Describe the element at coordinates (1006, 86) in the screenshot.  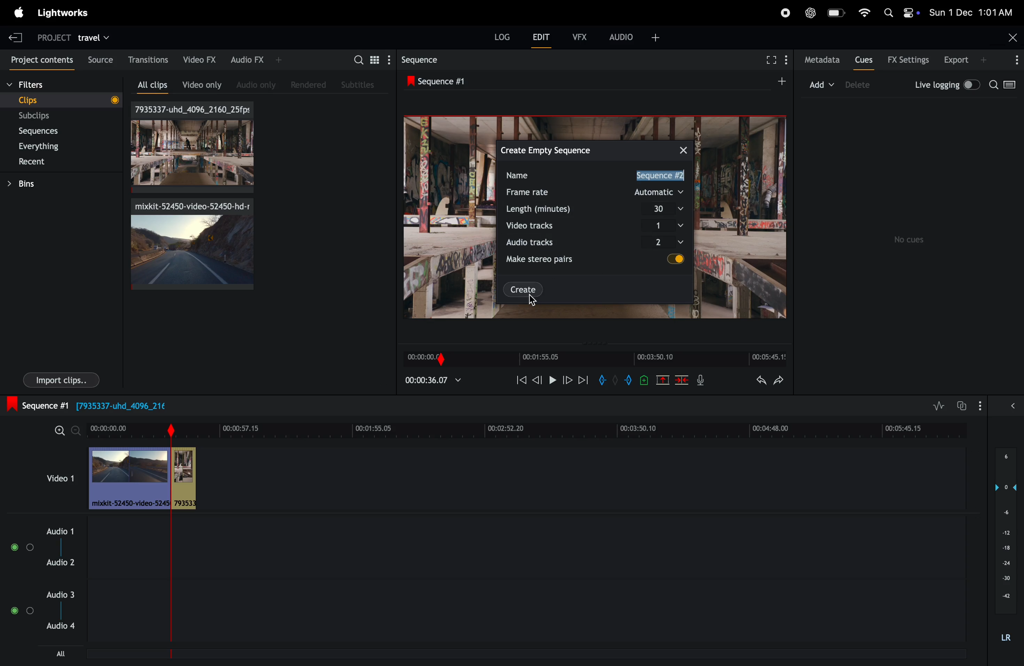
I see `search options` at that location.